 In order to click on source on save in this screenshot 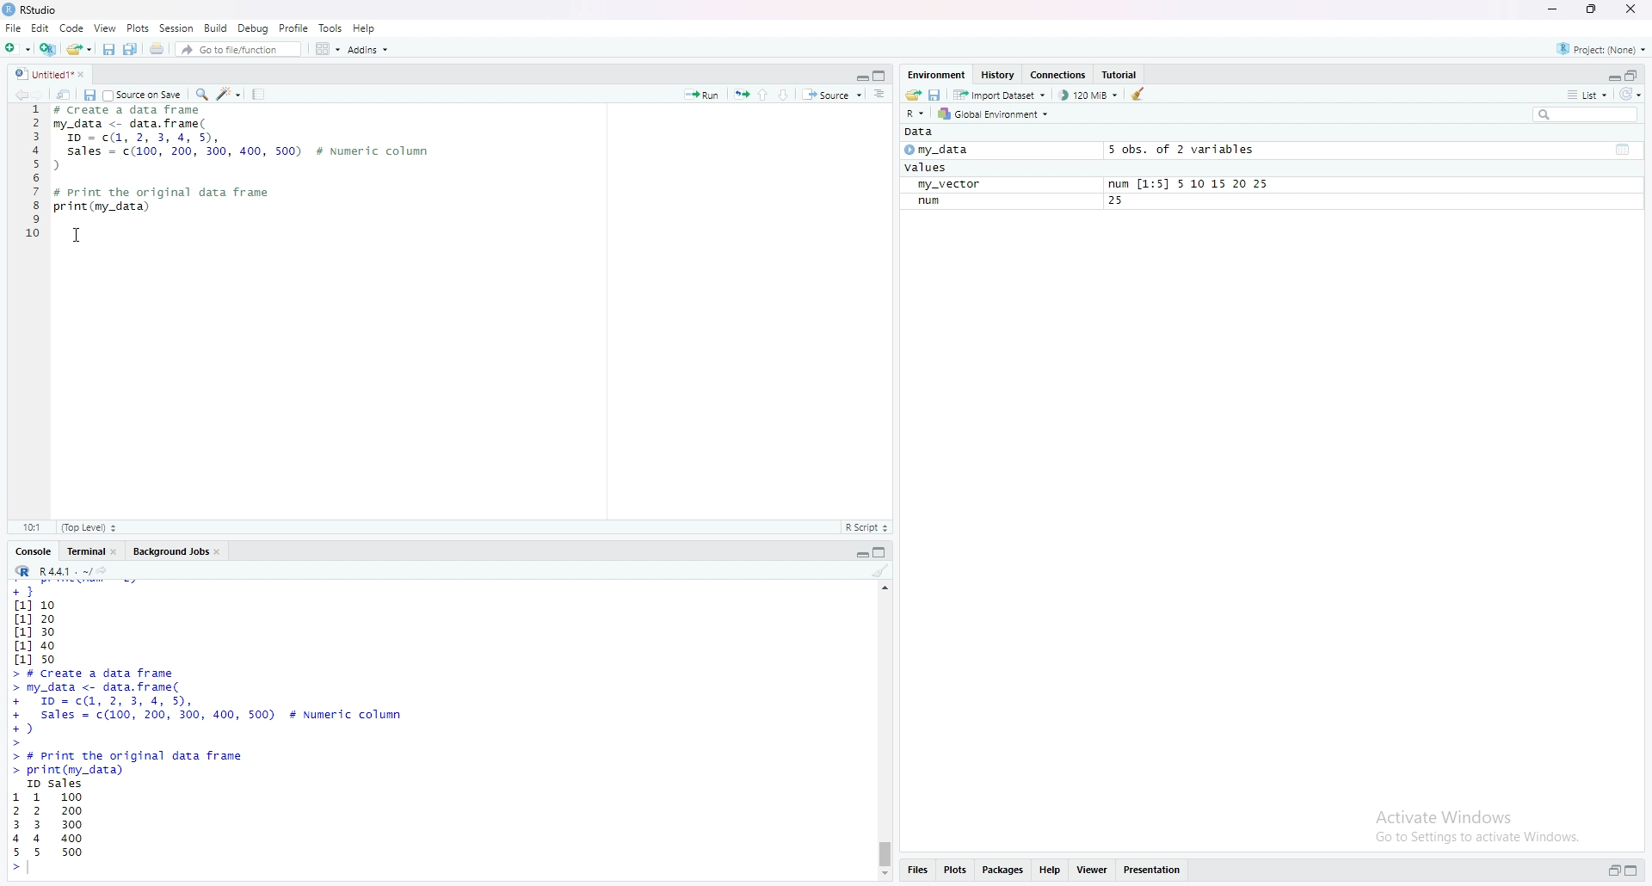, I will do `click(145, 96)`.